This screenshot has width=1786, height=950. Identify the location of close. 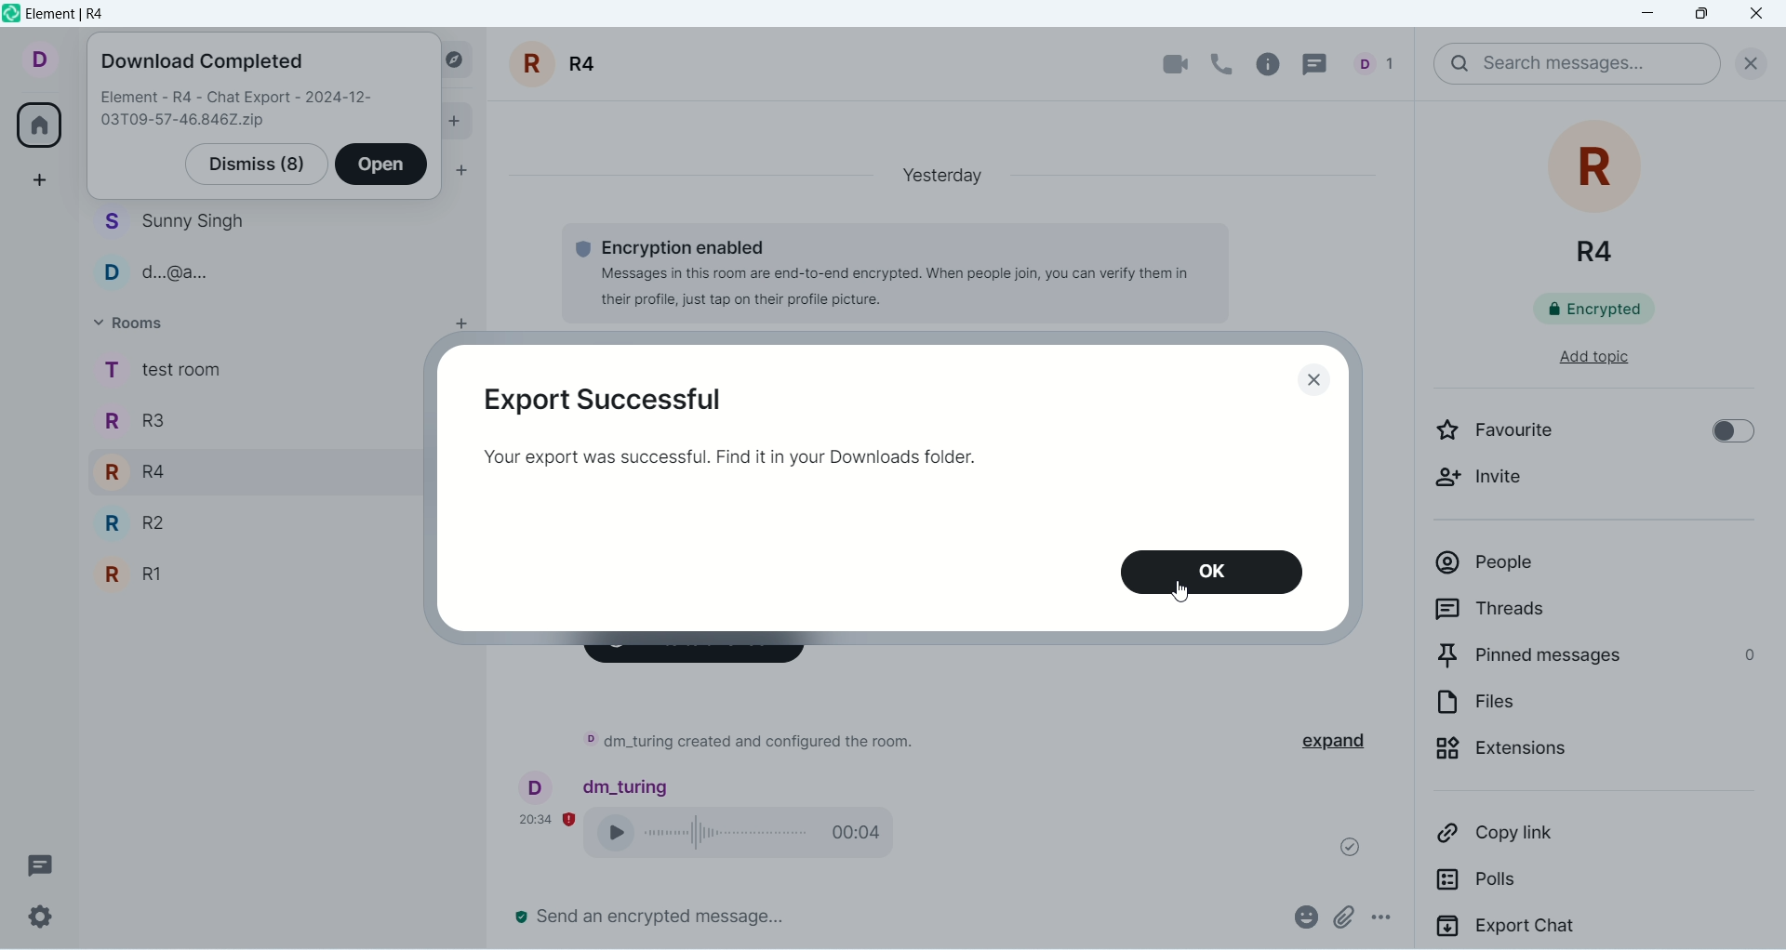
(1318, 380).